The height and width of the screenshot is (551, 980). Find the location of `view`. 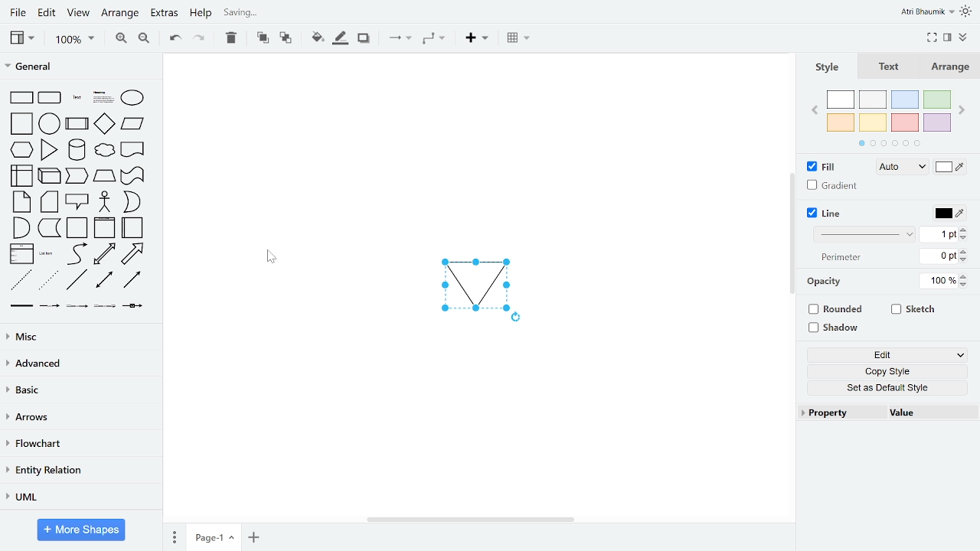

view is located at coordinates (80, 13).